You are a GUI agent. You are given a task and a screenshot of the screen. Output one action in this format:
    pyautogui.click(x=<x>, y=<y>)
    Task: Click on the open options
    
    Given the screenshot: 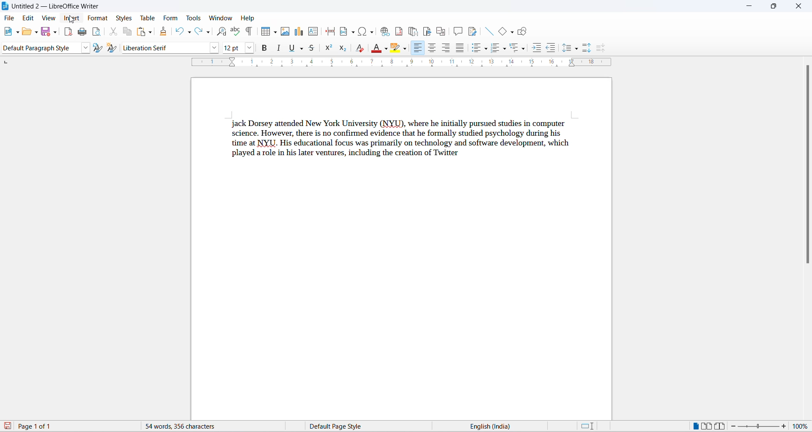 What is the action you would take?
    pyautogui.click(x=37, y=32)
    